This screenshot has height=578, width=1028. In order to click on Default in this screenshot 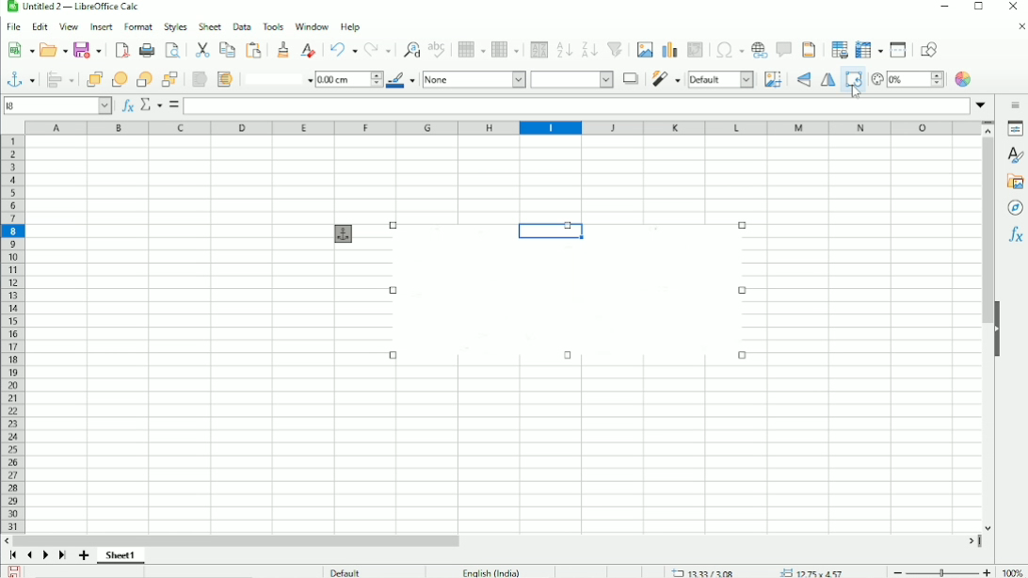, I will do `click(345, 571)`.